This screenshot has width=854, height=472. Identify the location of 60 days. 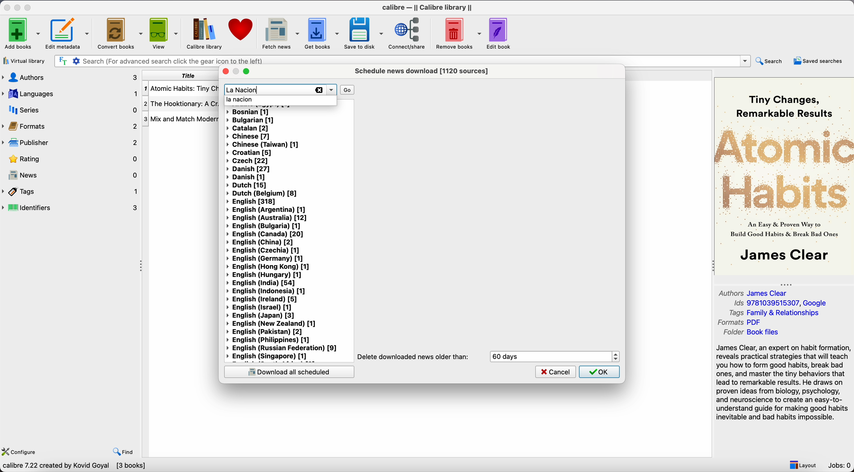
(509, 357).